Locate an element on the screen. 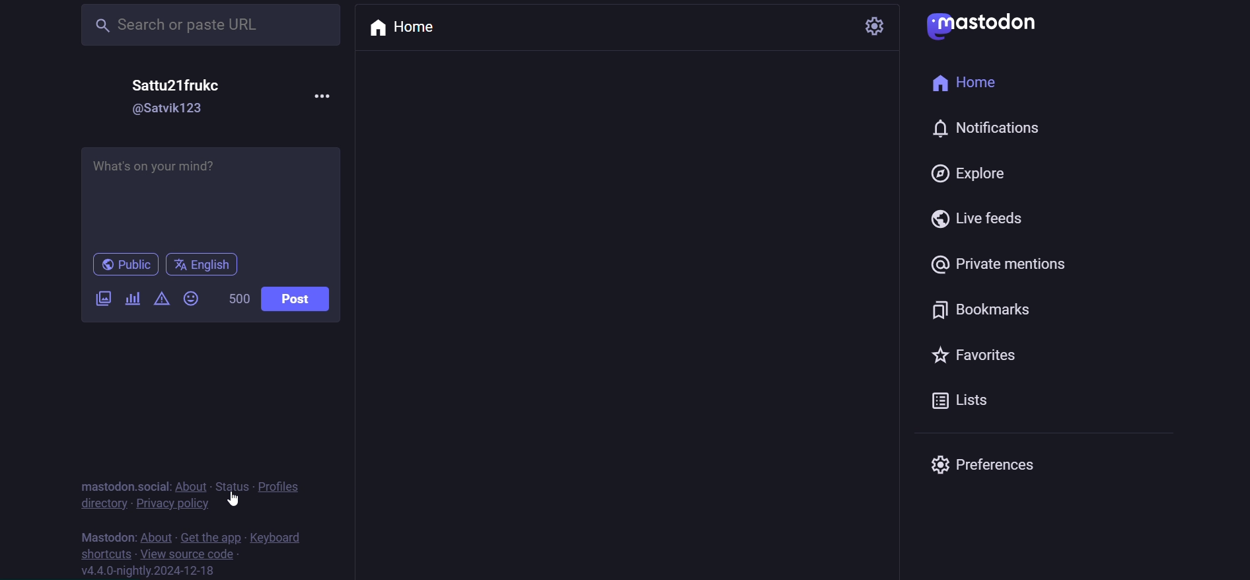  live feed is located at coordinates (976, 220).